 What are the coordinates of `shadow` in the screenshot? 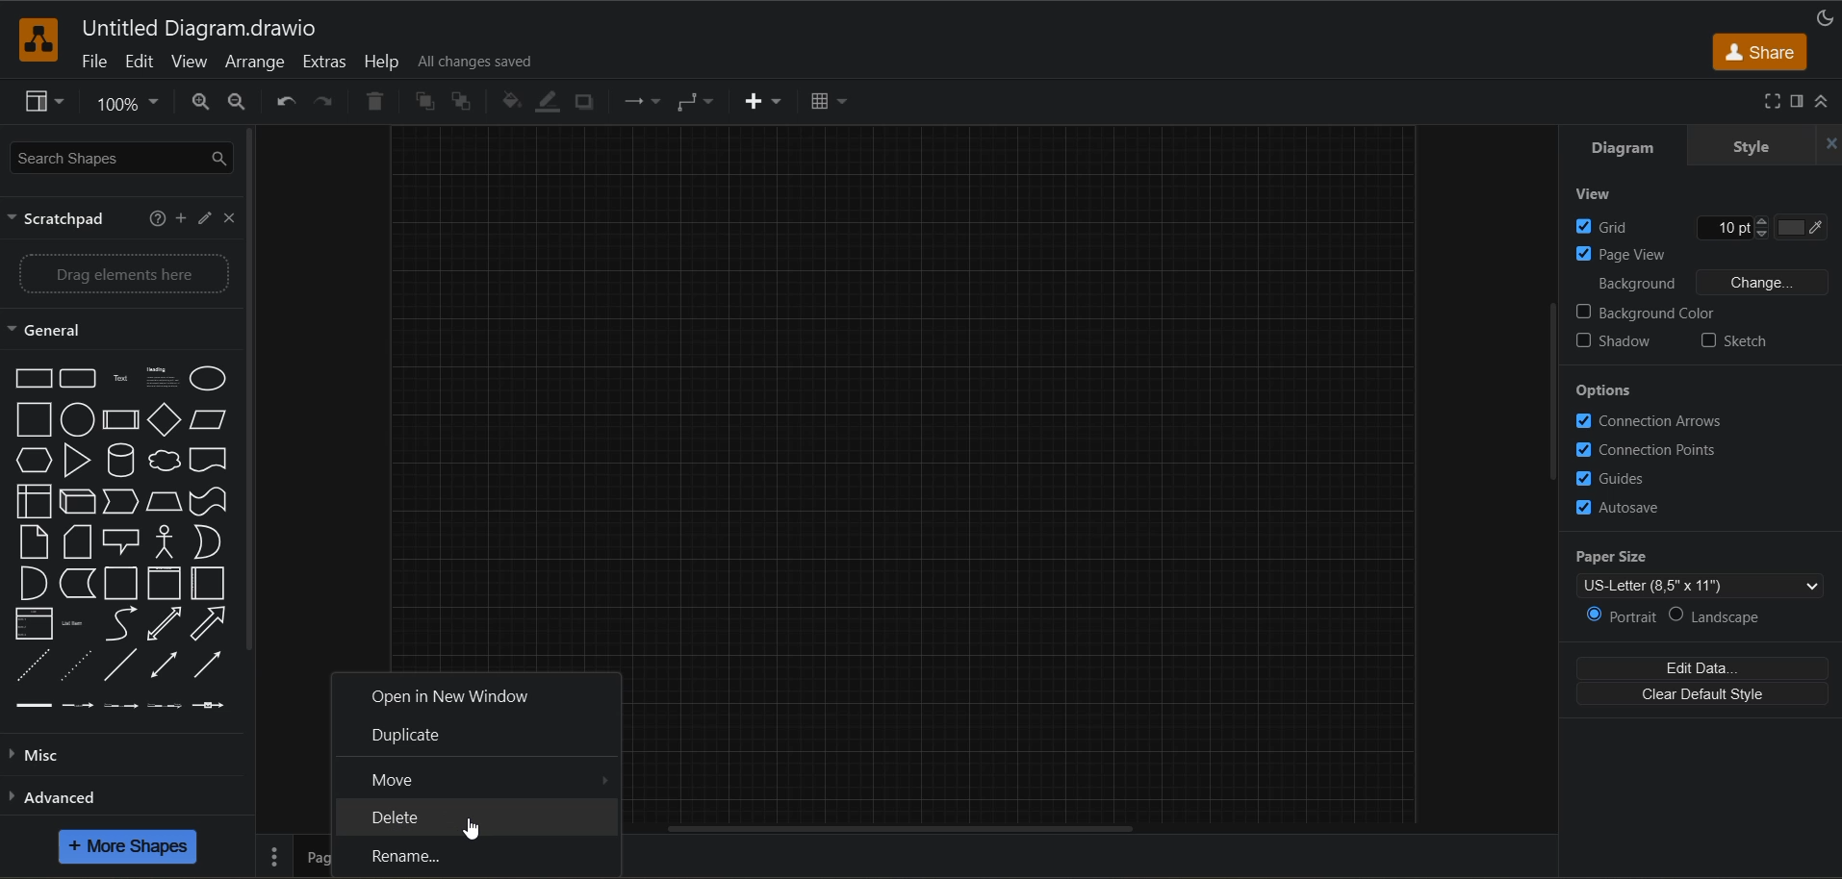 It's located at (1620, 344).